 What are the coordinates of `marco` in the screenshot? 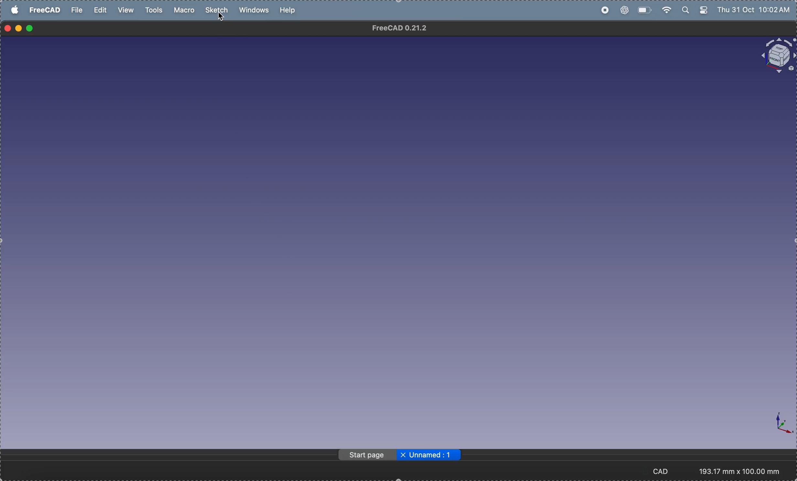 It's located at (186, 10).